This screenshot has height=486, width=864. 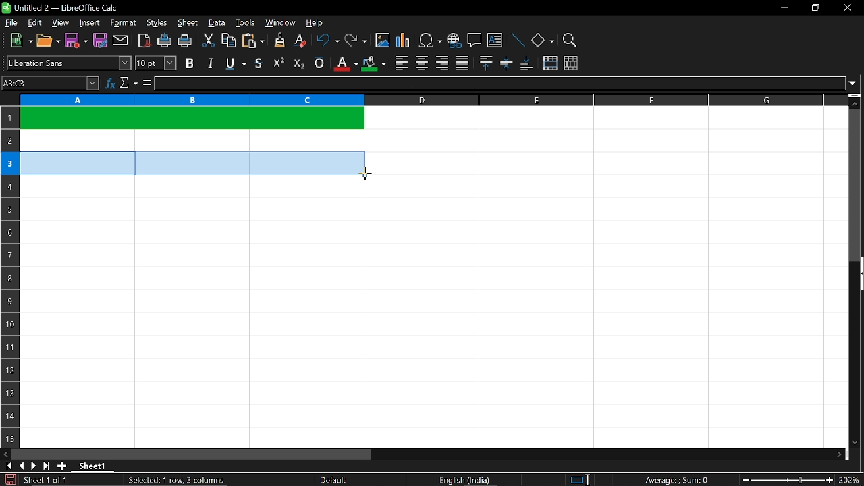 I want to click on next sheet, so click(x=32, y=466).